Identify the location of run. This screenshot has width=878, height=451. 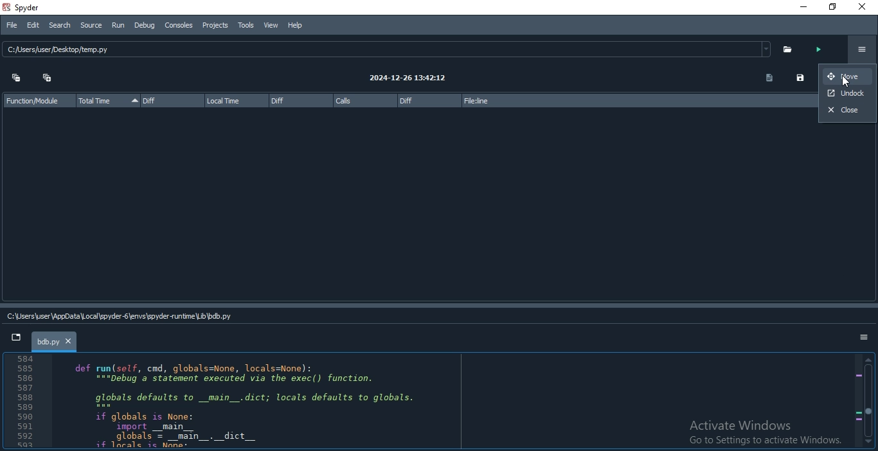
(823, 48).